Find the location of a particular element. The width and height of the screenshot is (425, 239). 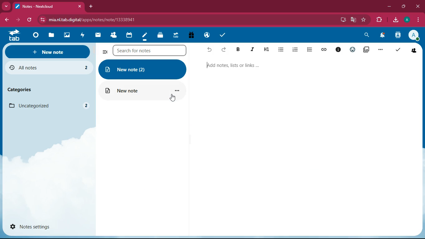

forward is located at coordinates (18, 20).